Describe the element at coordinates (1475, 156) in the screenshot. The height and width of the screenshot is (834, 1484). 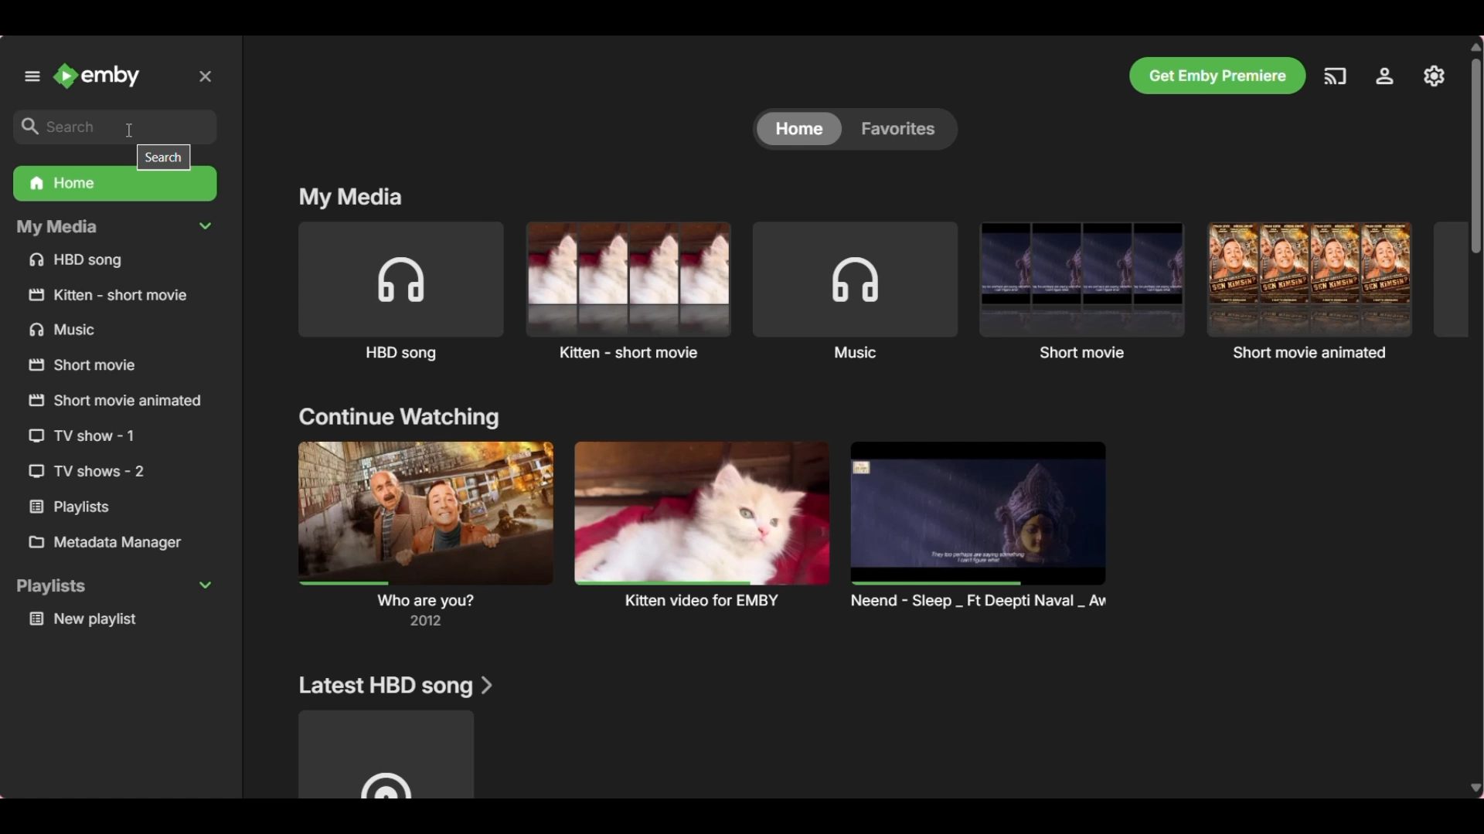
I see `Vertical slide bar` at that location.